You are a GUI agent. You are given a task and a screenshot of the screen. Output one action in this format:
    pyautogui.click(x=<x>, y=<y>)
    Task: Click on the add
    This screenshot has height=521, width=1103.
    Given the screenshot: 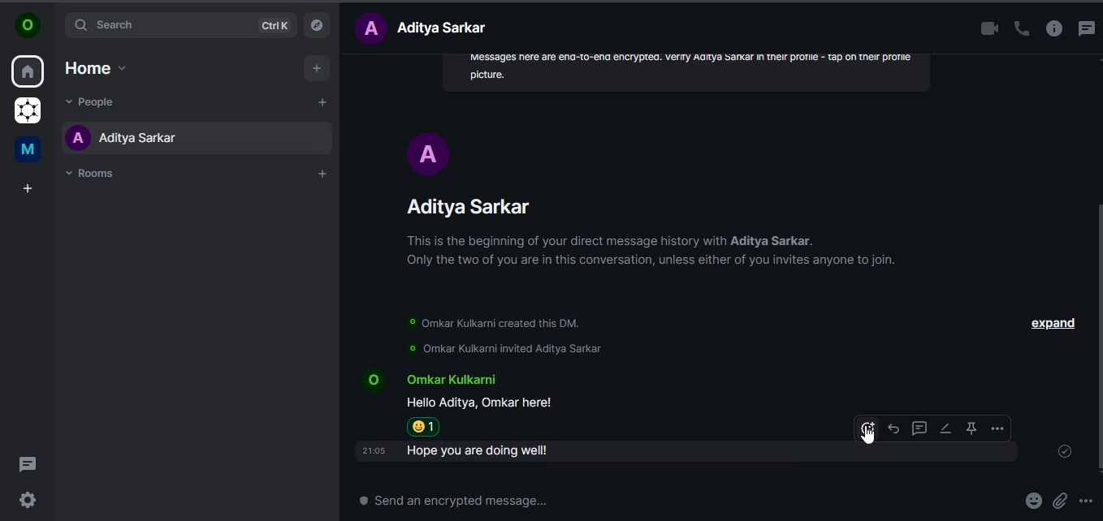 What is the action you would take?
    pyautogui.click(x=318, y=67)
    